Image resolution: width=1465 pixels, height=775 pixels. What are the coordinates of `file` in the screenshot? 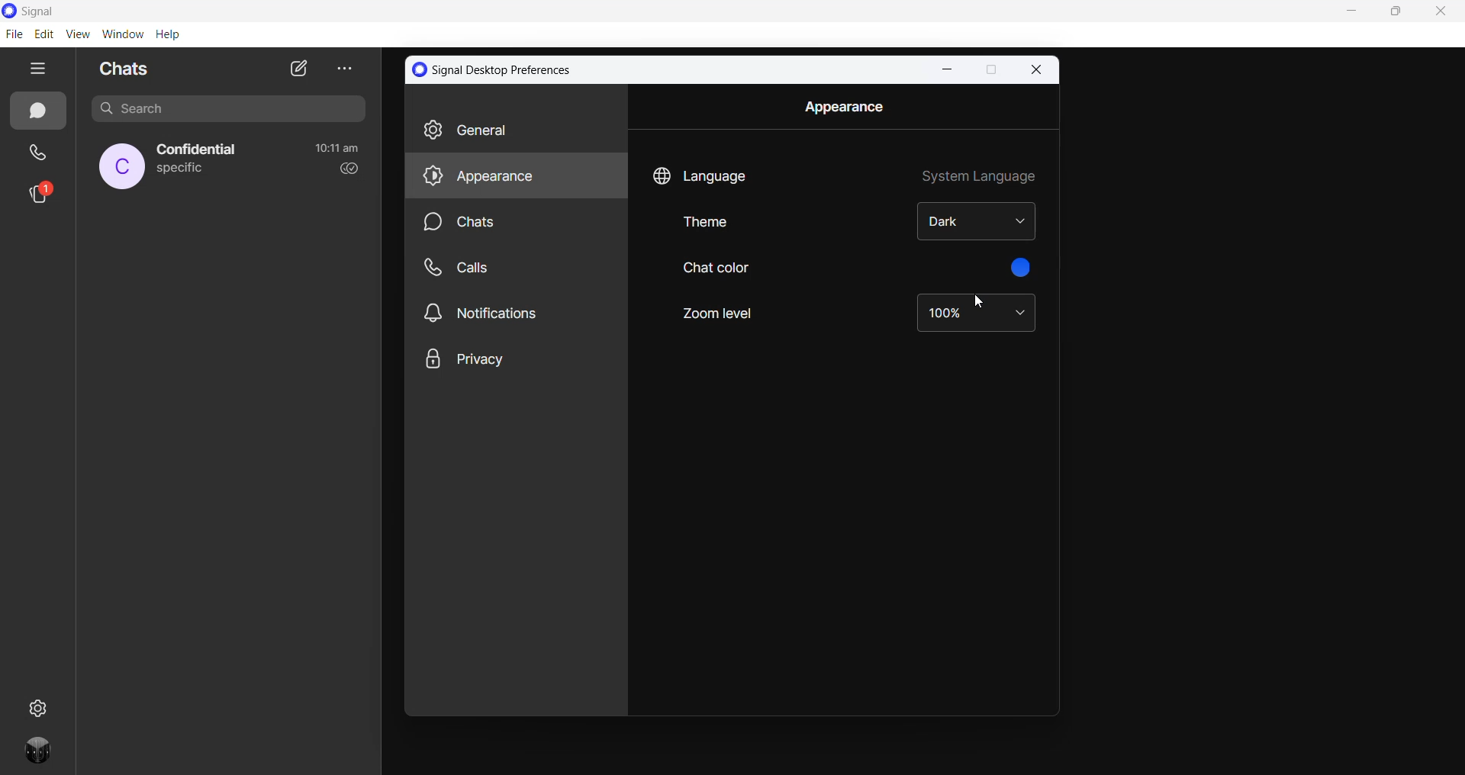 It's located at (14, 34).